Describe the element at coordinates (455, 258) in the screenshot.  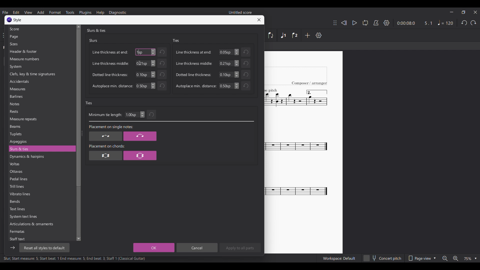
I see `Zoom in` at that location.